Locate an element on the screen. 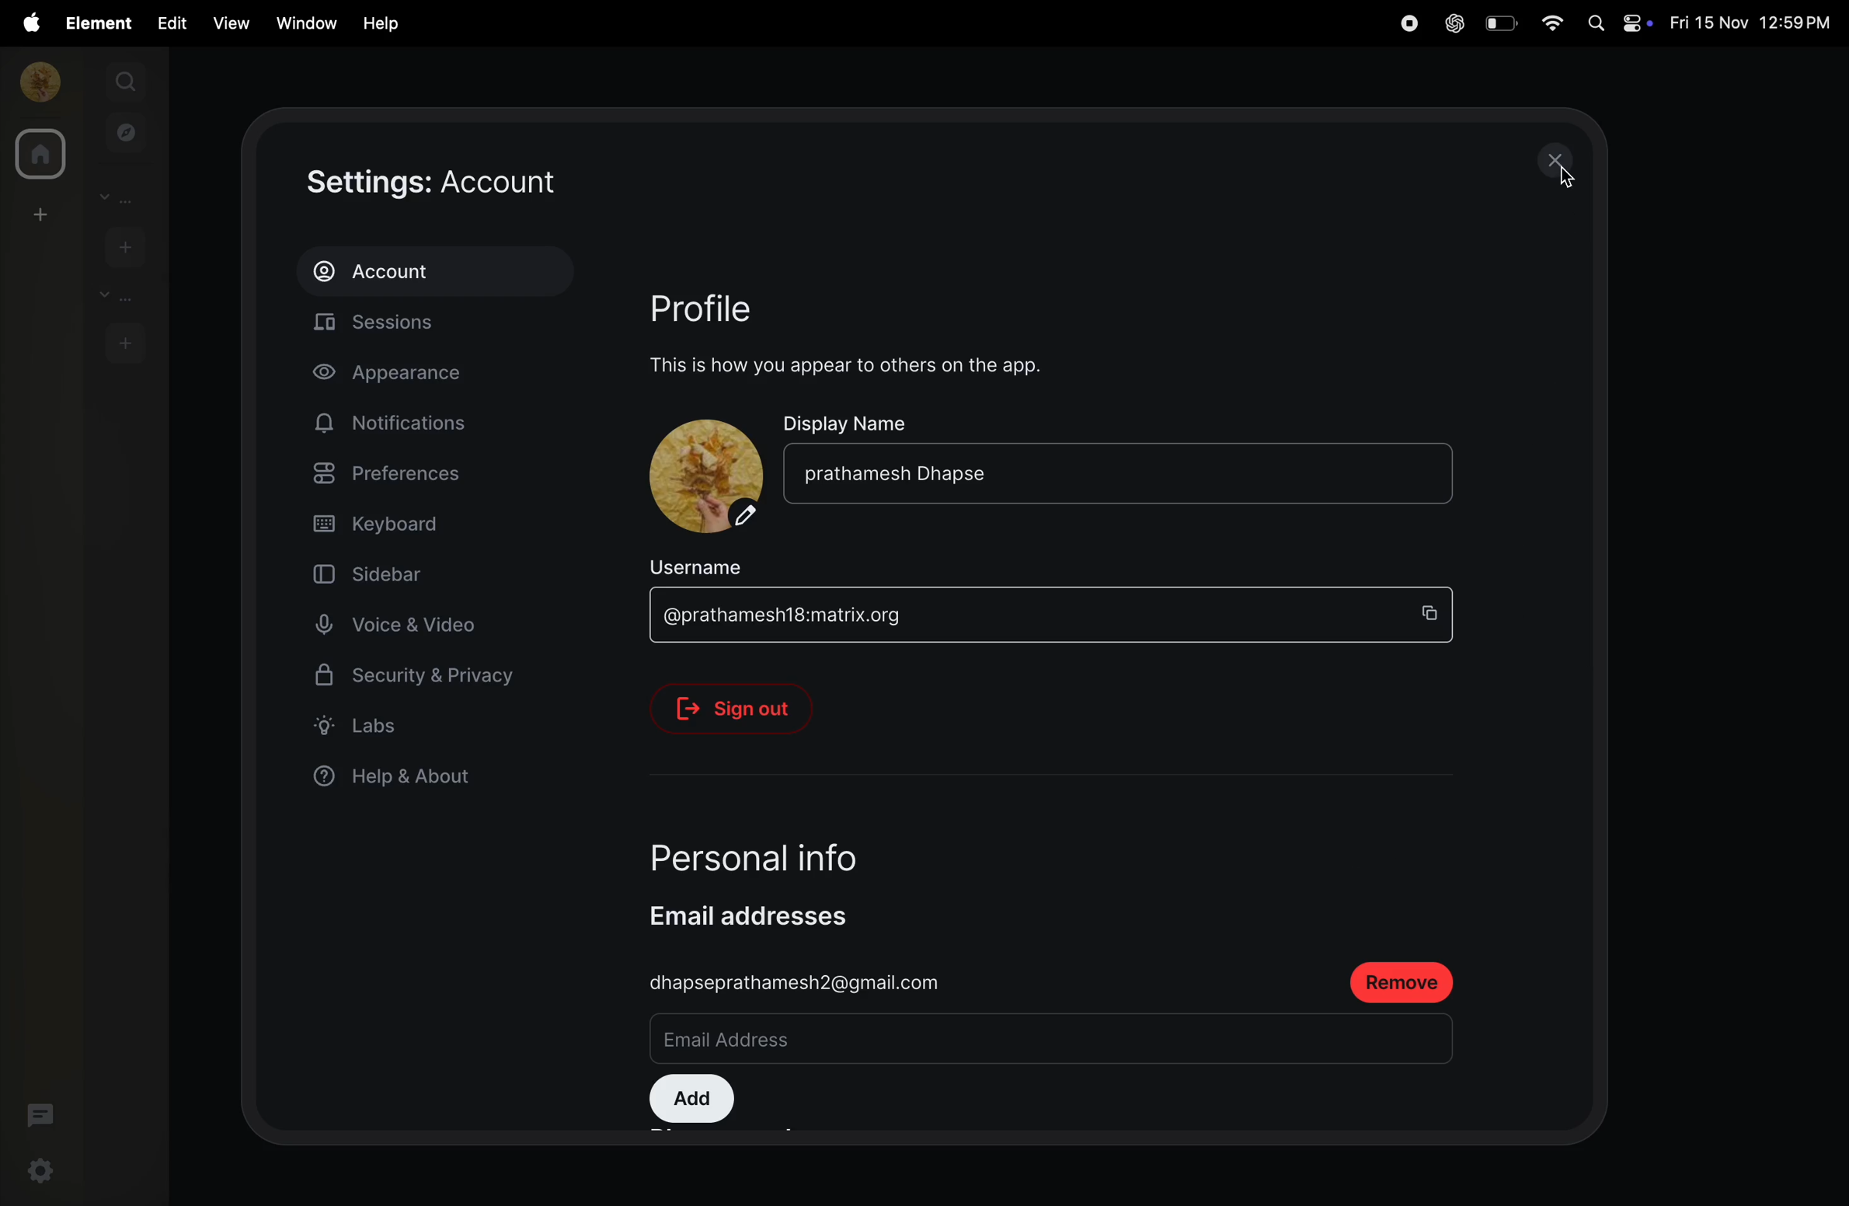  explore is located at coordinates (127, 131).